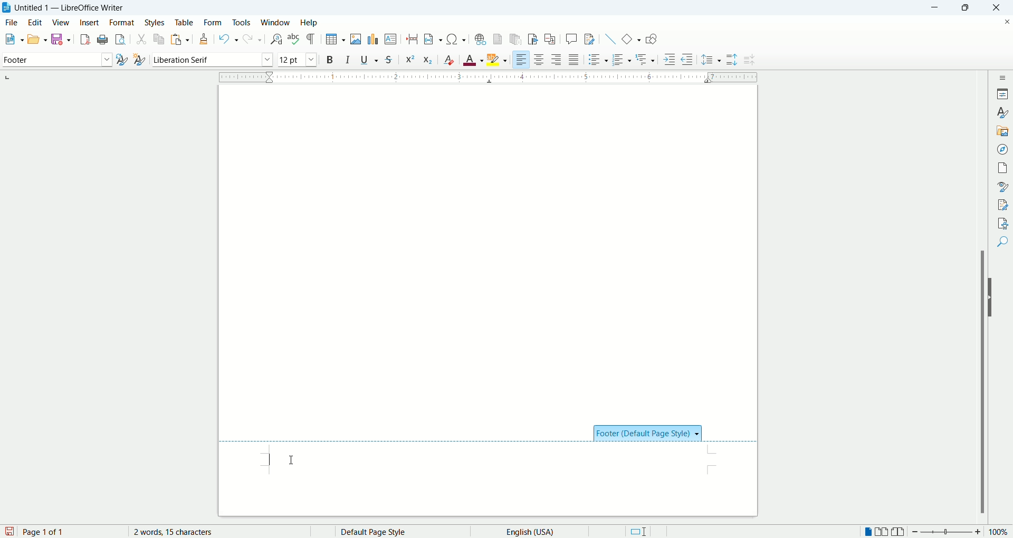  What do you see at coordinates (428, 61) in the screenshot?
I see `subscript` at bounding box center [428, 61].